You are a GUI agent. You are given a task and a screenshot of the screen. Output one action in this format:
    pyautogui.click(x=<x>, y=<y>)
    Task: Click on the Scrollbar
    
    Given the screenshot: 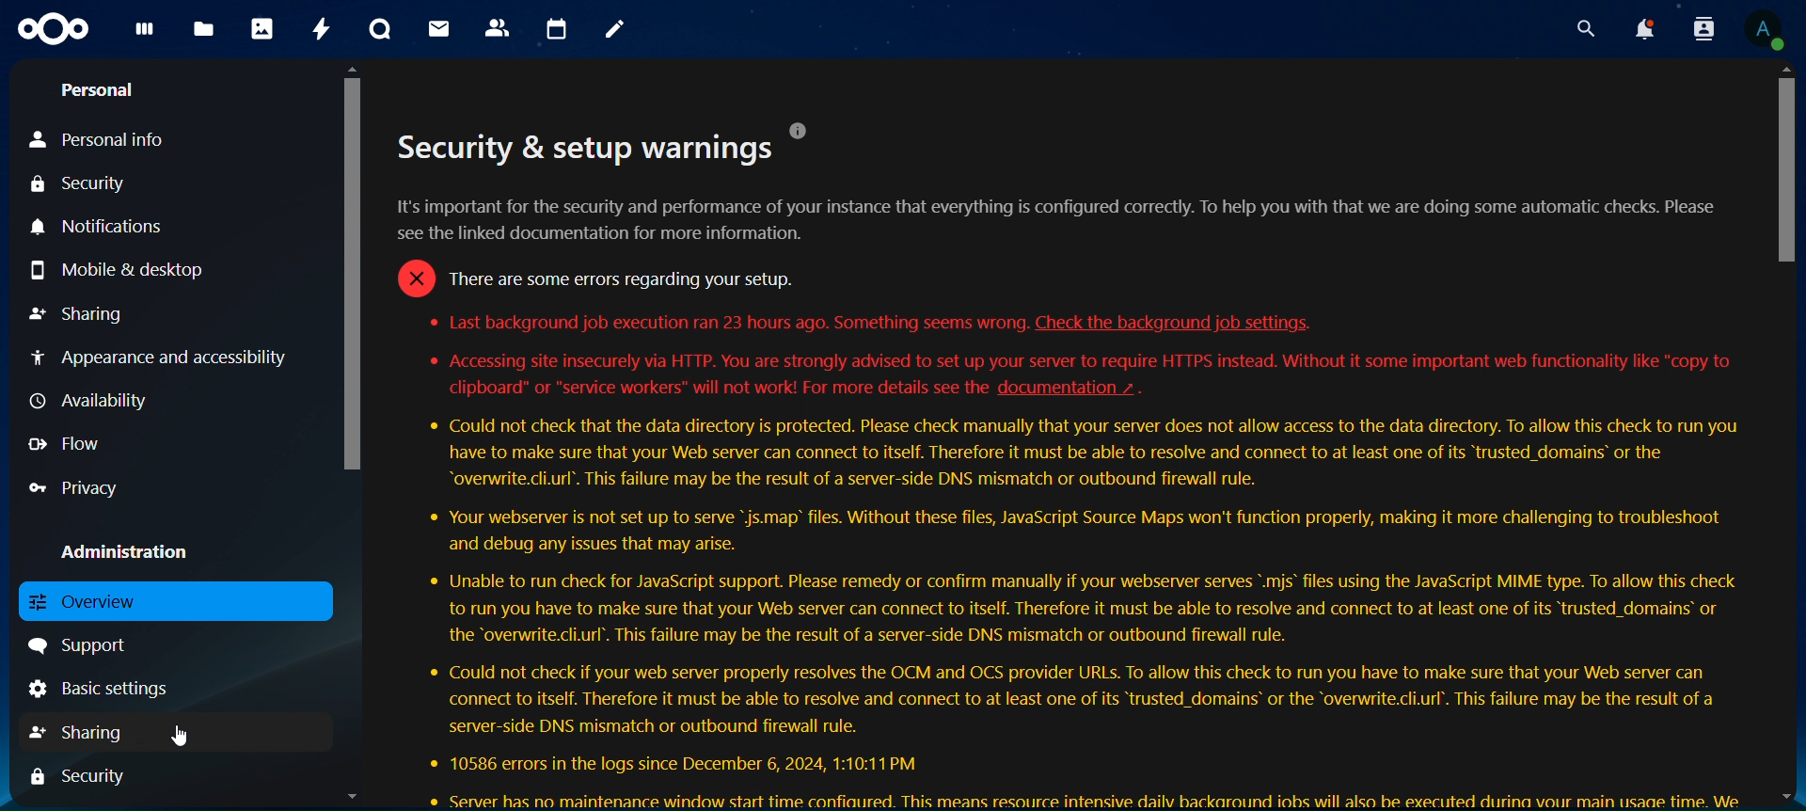 What is the action you would take?
    pyautogui.click(x=347, y=436)
    